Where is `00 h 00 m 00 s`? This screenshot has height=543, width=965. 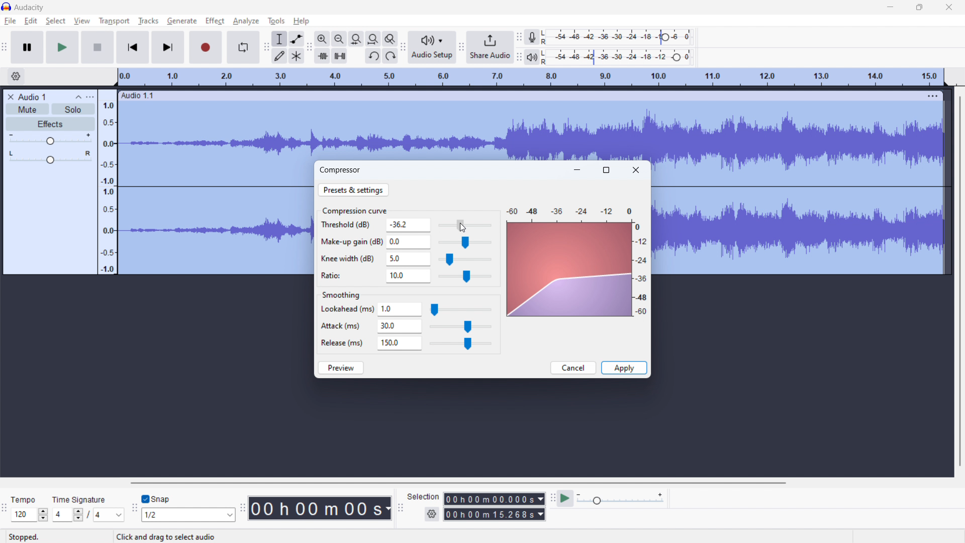 00 h 00 m 00 s is located at coordinates (320, 506).